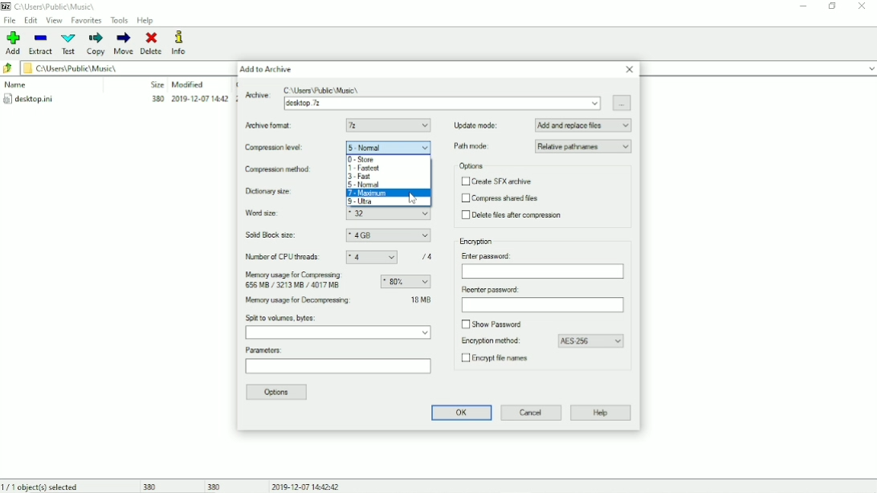  I want to click on 380, so click(148, 487).